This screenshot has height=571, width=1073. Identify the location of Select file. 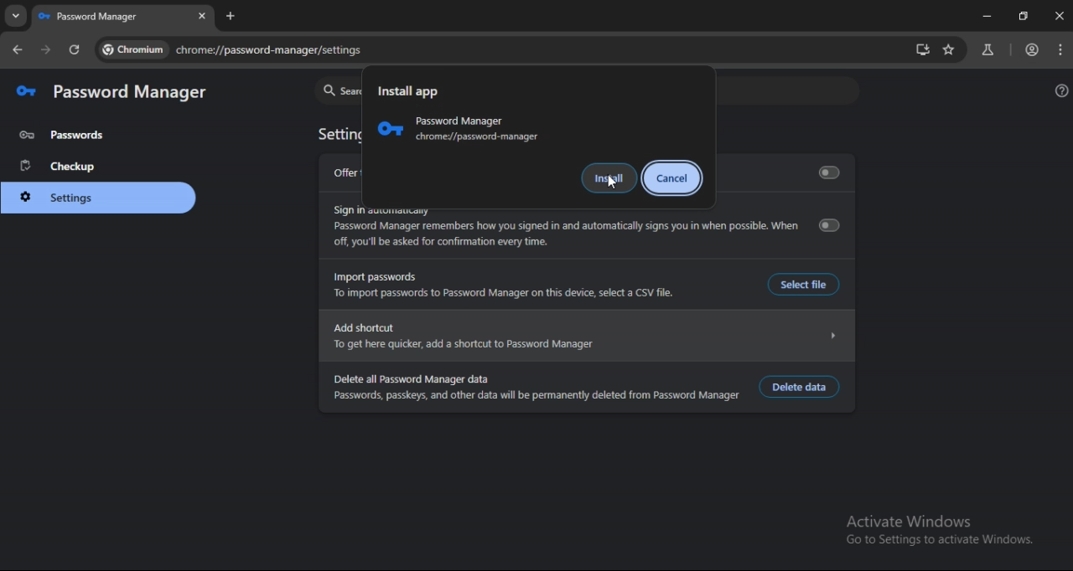
(802, 285).